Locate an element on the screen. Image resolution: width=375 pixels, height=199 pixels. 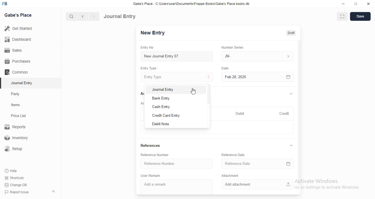
Reports. is located at coordinates (16, 128).